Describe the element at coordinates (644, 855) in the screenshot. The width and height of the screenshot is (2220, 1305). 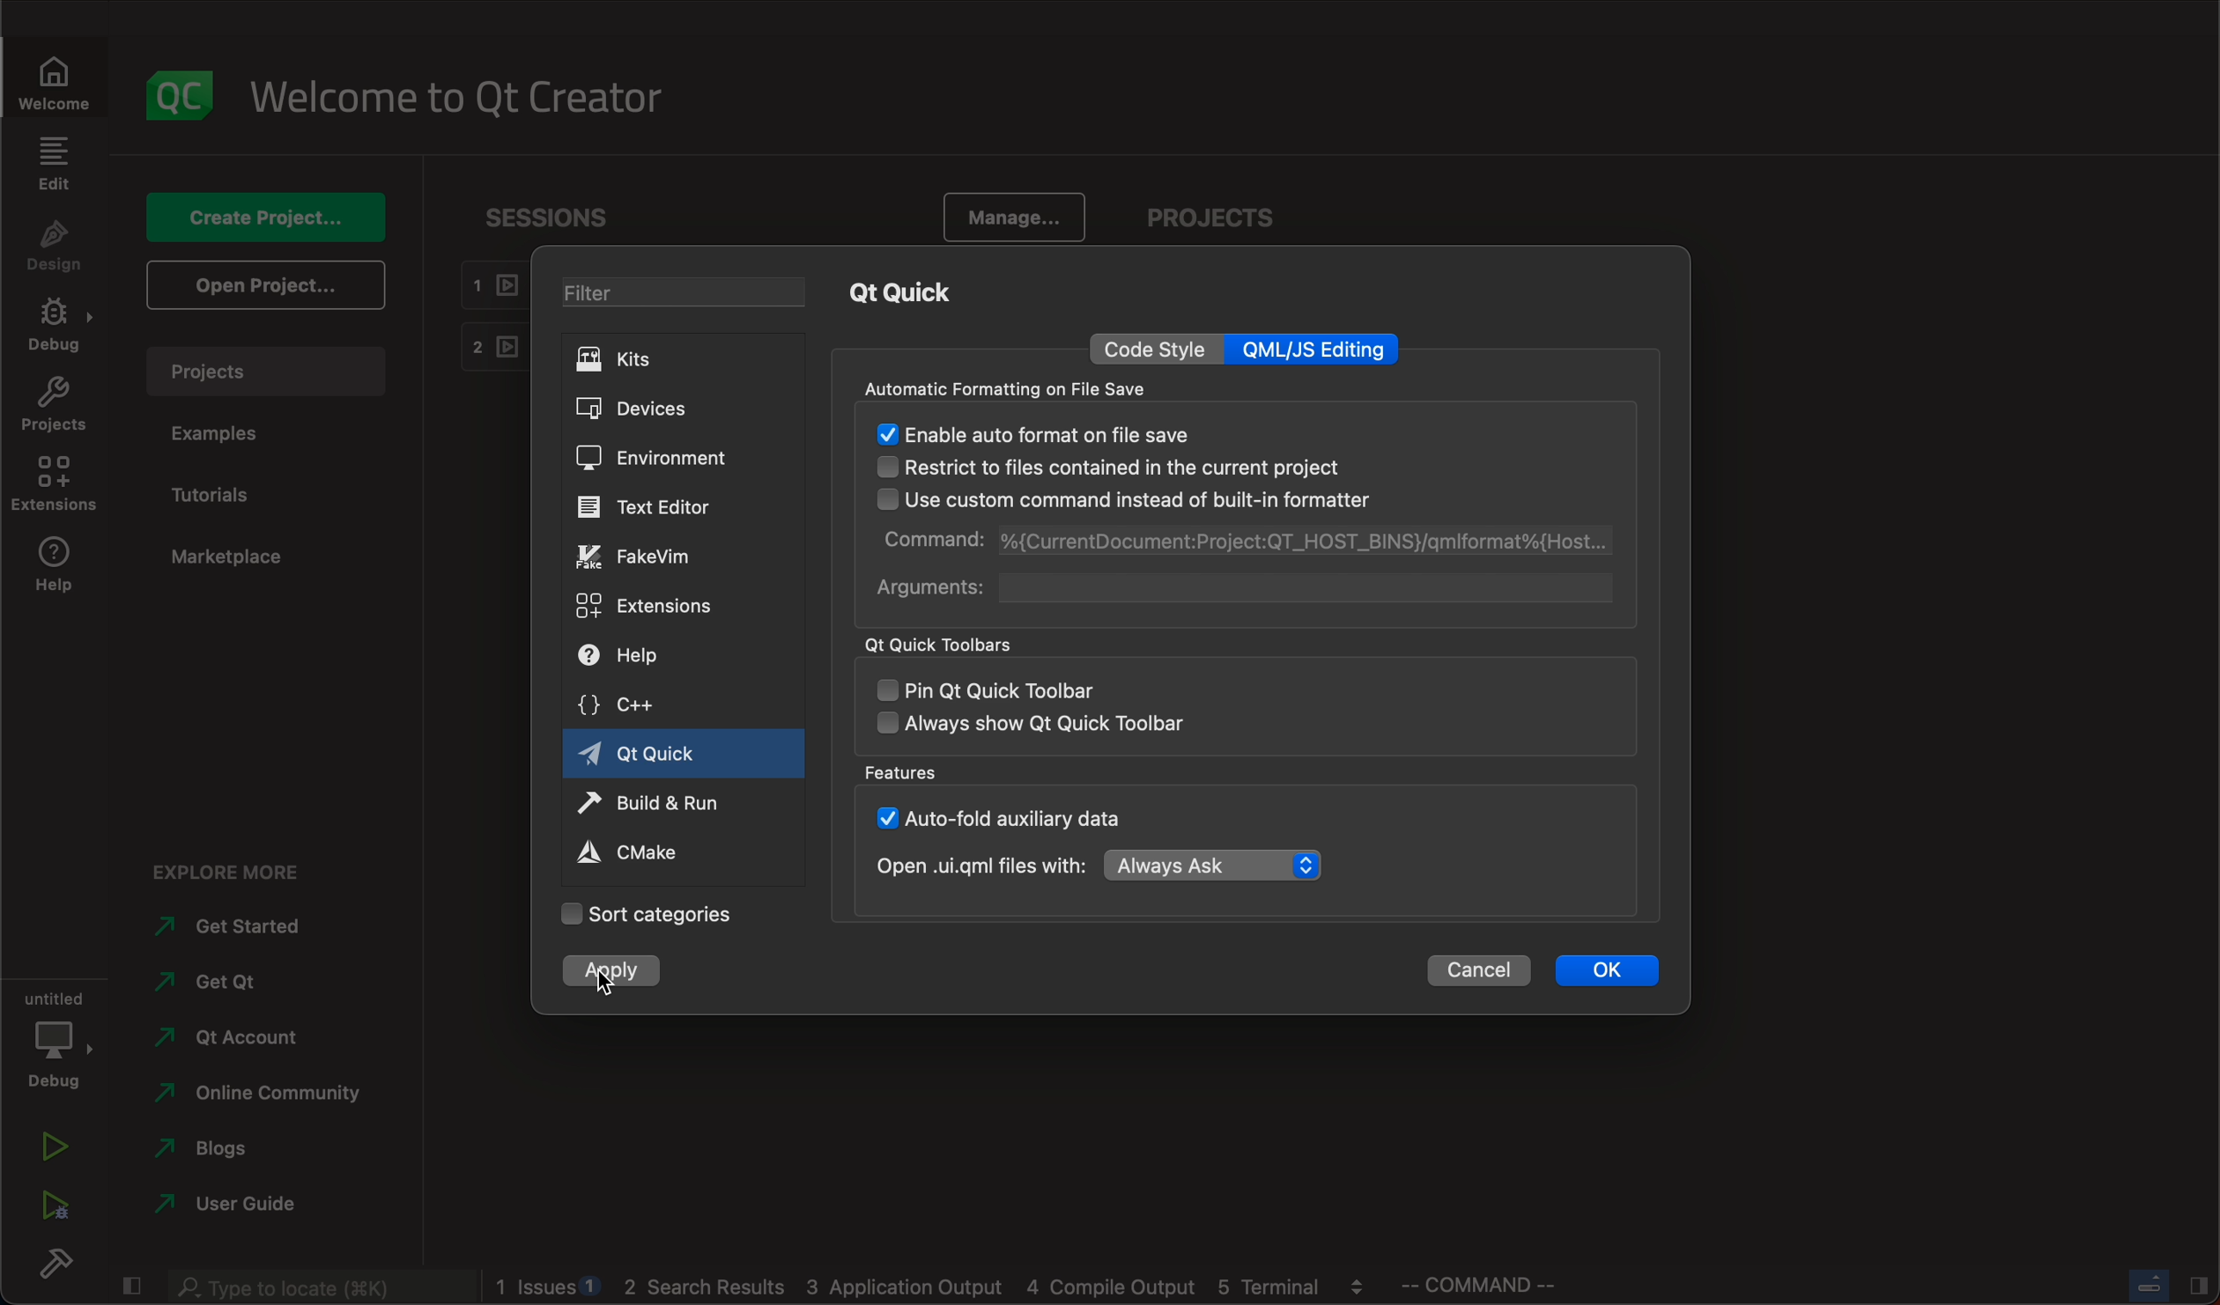
I see `cmake` at that location.